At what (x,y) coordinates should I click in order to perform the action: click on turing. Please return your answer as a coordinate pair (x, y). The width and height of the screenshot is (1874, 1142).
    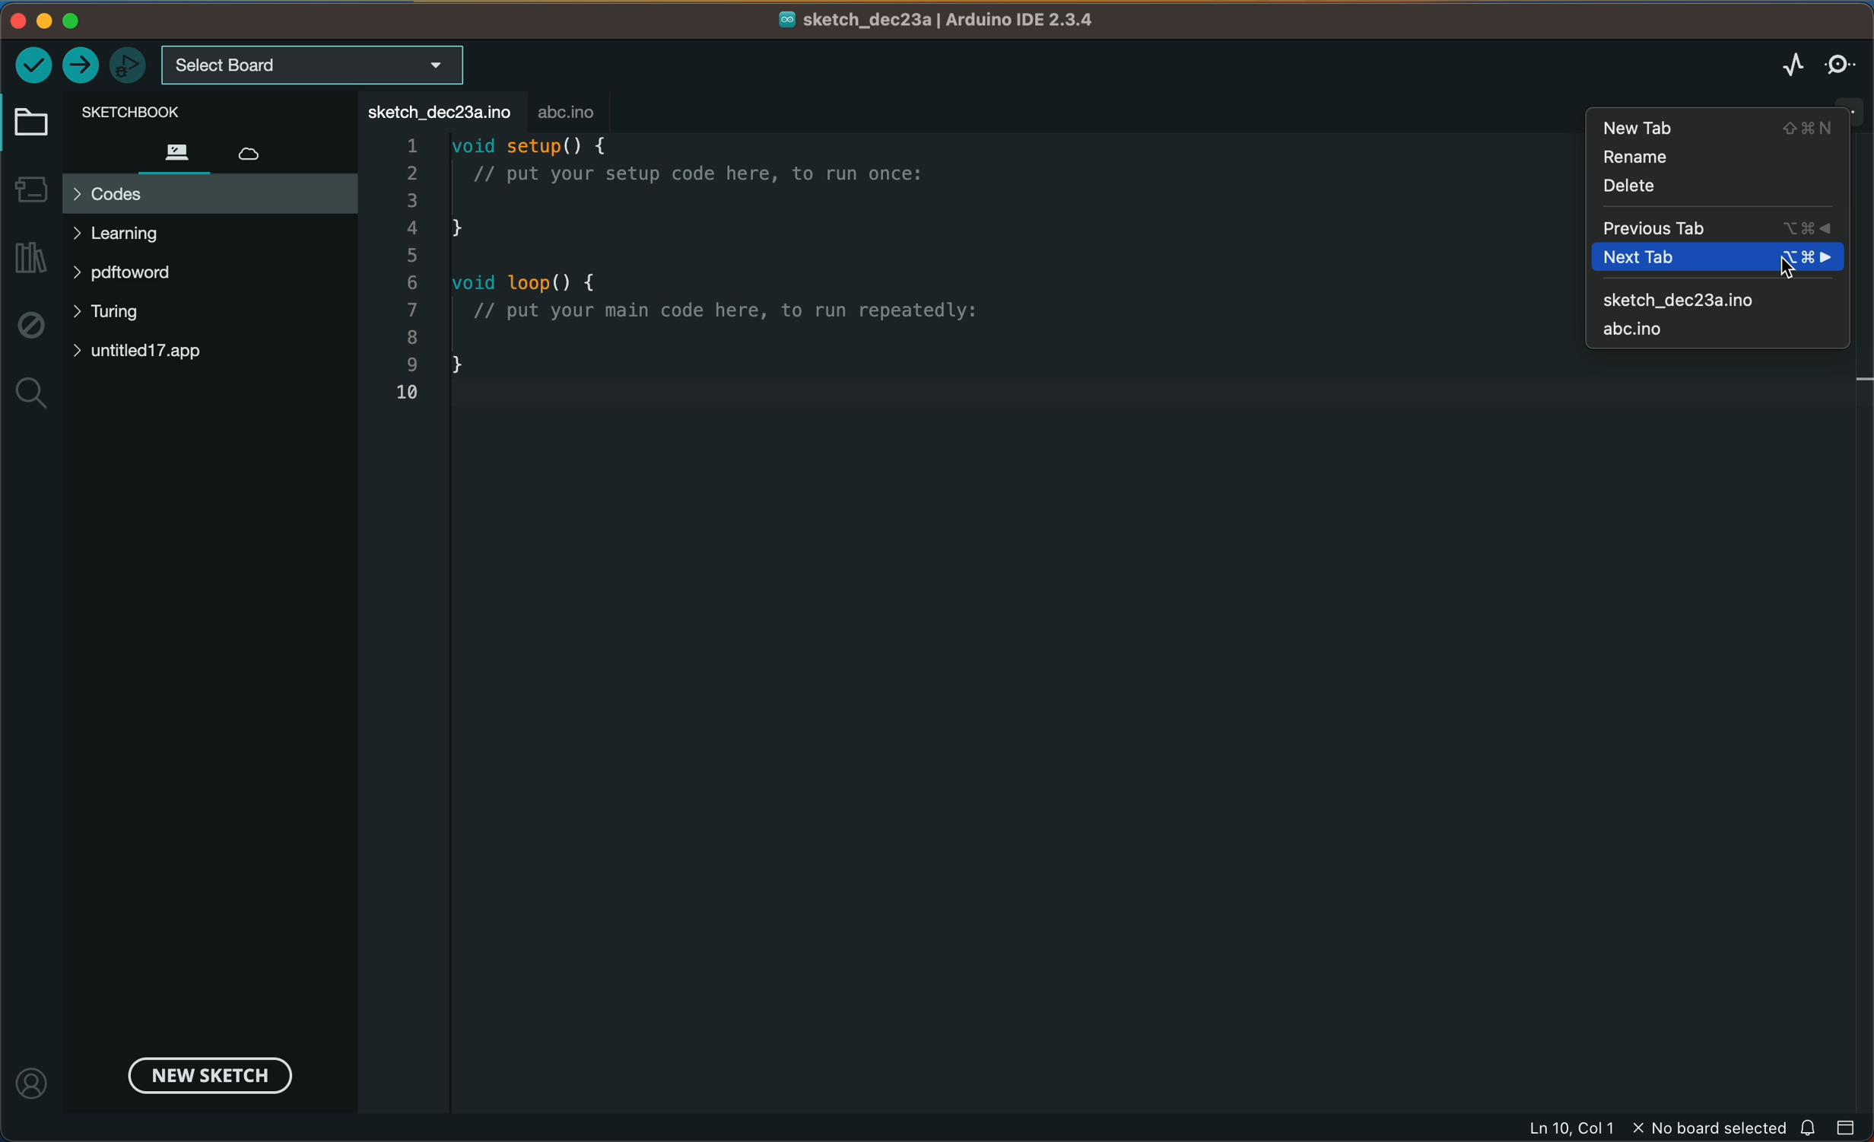
    Looking at the image, I should click on (119, 314).